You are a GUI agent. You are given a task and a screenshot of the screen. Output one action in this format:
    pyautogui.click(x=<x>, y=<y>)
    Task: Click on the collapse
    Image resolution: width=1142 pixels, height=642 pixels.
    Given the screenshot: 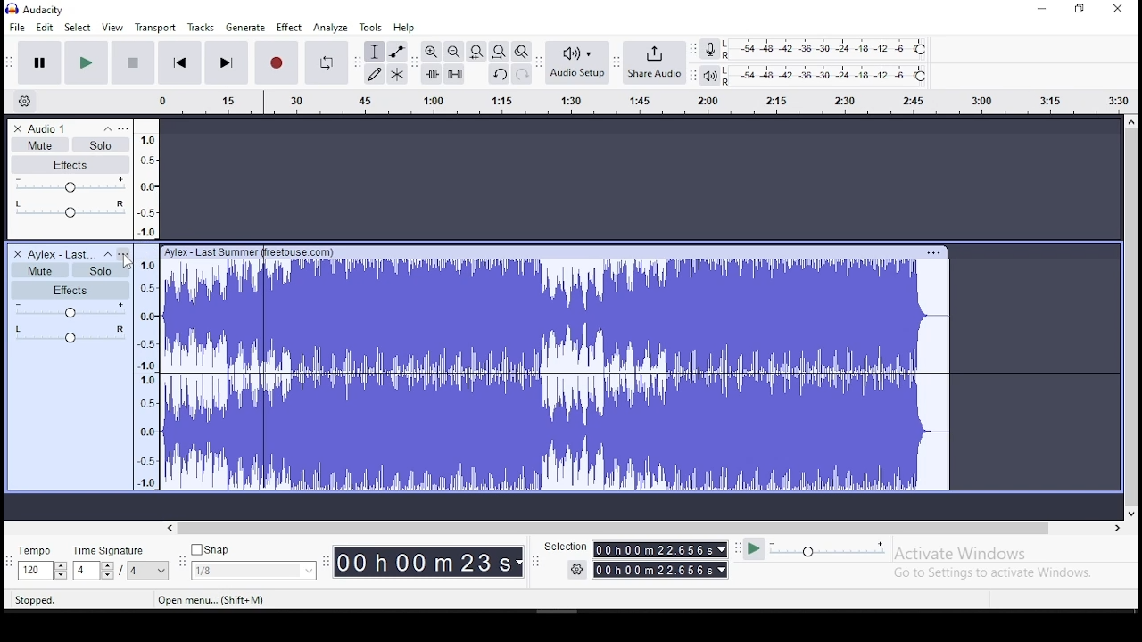 What is the action you would take?
    pyautogui.click(x=107, y=254)
    